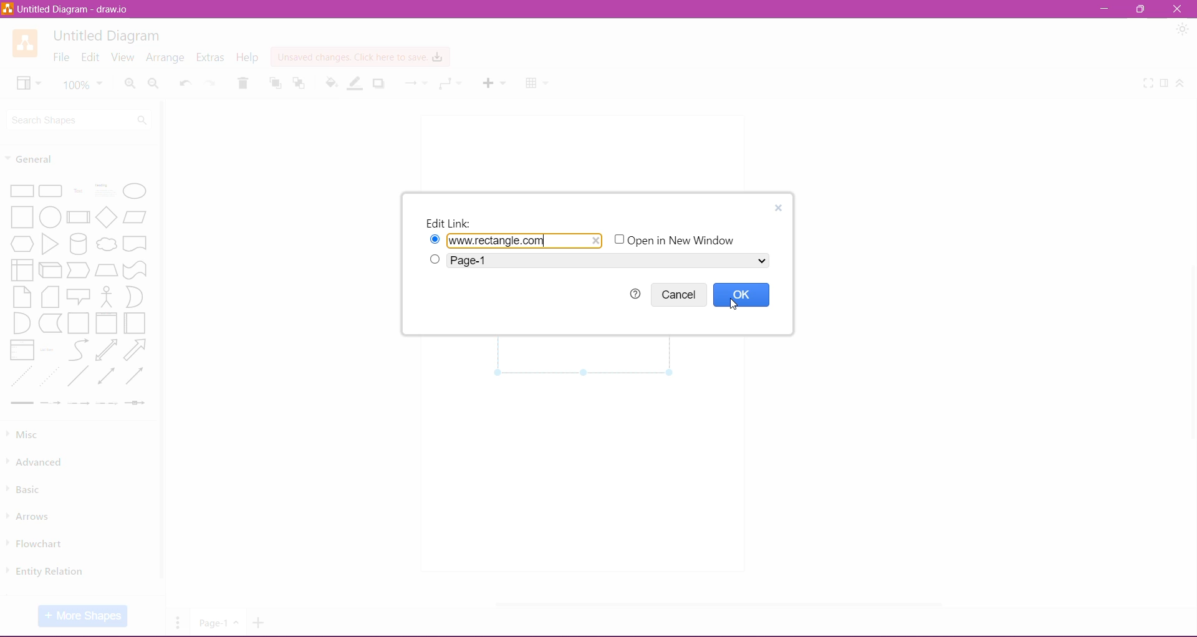  I want to click on To Front, so click(274, 83).